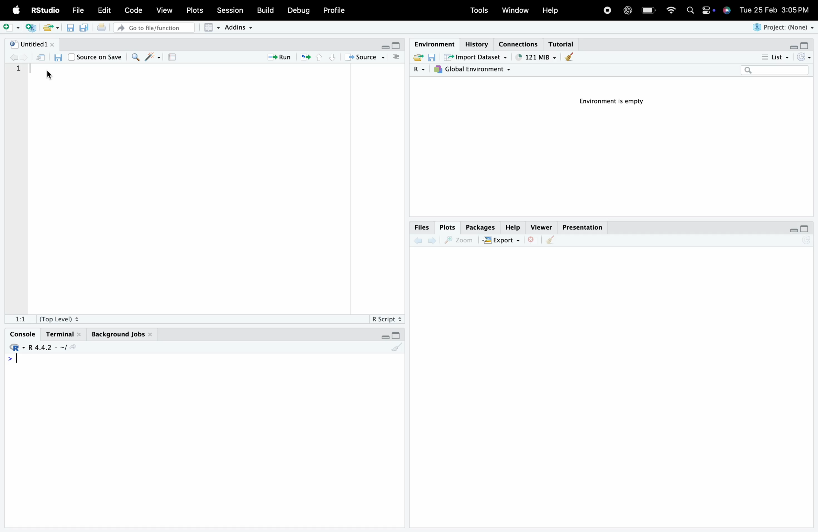 Image resolution: width=818 pixels, height=532 pixels. Describe the element at coordinates (239, 26) in the screenshot. I see `Addins` at that location.